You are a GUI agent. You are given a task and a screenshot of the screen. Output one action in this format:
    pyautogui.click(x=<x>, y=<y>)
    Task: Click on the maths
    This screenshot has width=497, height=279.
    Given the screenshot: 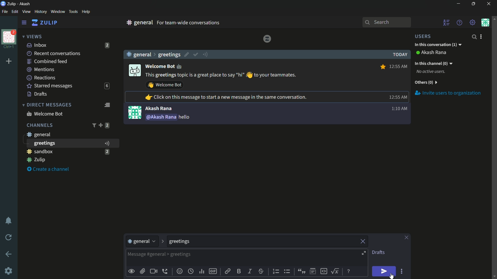 What is the action you would take?
    pyautogui.click(x=336, y=271)
    